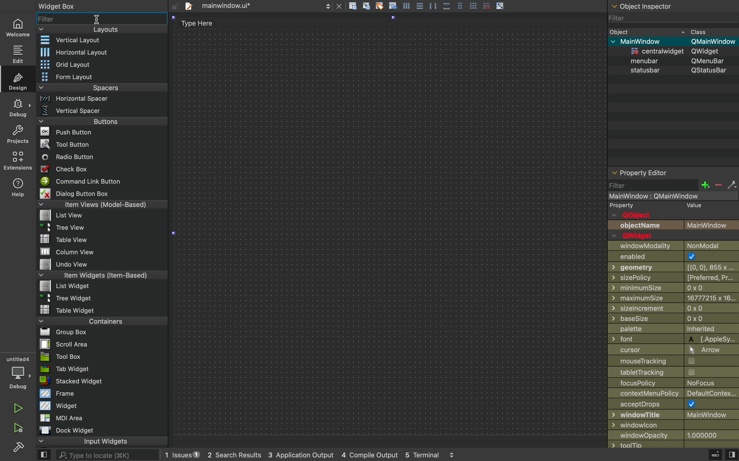 This screenshot has height=461, width=739. I want to click on list widget, so click(102, 286).